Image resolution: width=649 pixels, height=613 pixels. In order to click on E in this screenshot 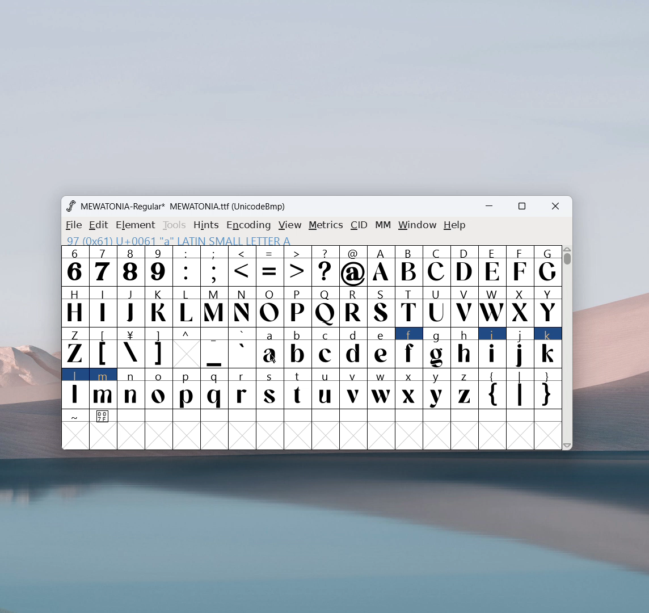, I will do `click(492, 266)`.